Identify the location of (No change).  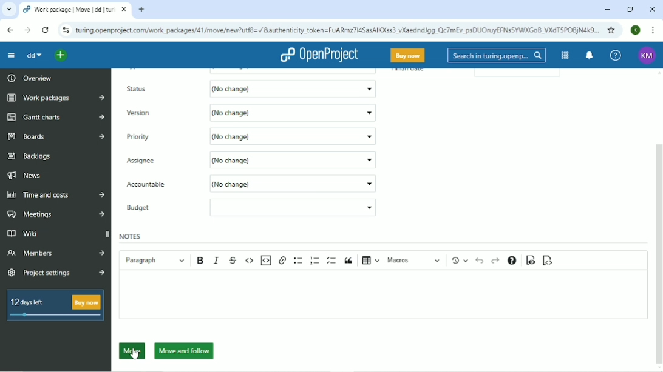
(291, 184).